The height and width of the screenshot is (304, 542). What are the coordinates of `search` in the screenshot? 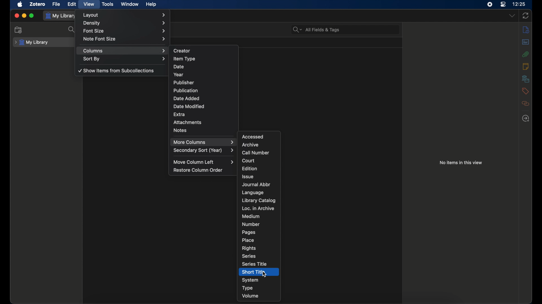 It's located at (71, 30).